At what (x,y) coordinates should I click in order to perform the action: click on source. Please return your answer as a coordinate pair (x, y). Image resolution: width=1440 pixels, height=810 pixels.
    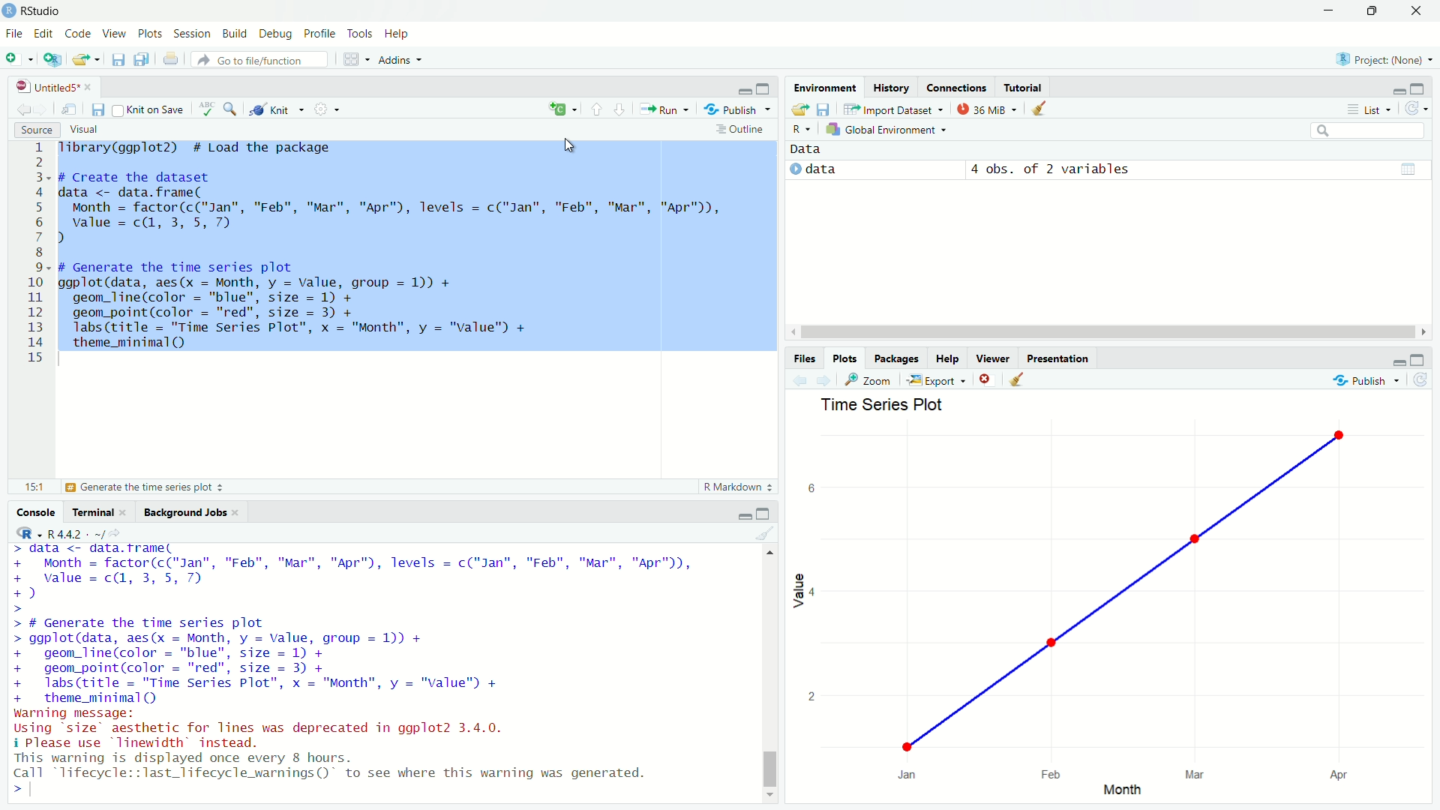
    Looking at the image, I should click on (34, 130).